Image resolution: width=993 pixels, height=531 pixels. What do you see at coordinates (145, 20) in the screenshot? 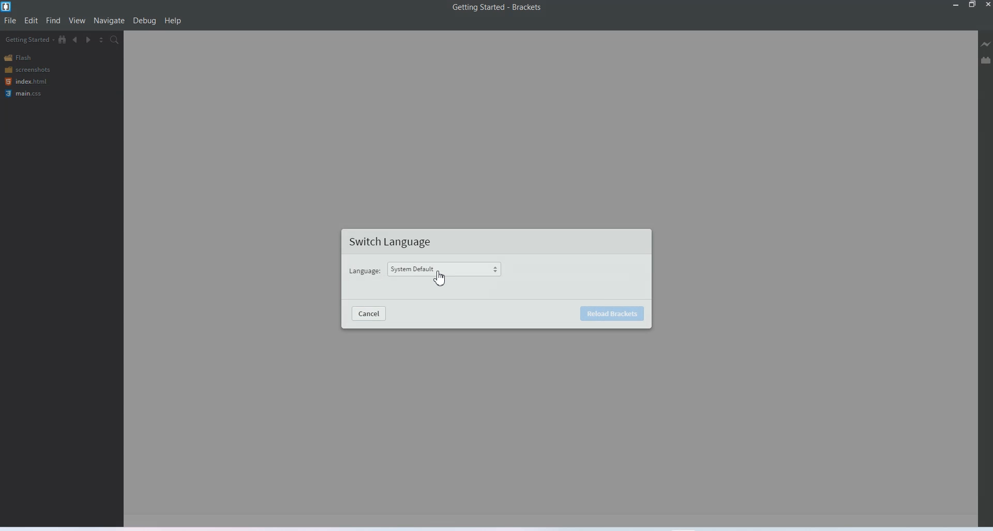
I see `Debug` at bounding box center [145, 20].